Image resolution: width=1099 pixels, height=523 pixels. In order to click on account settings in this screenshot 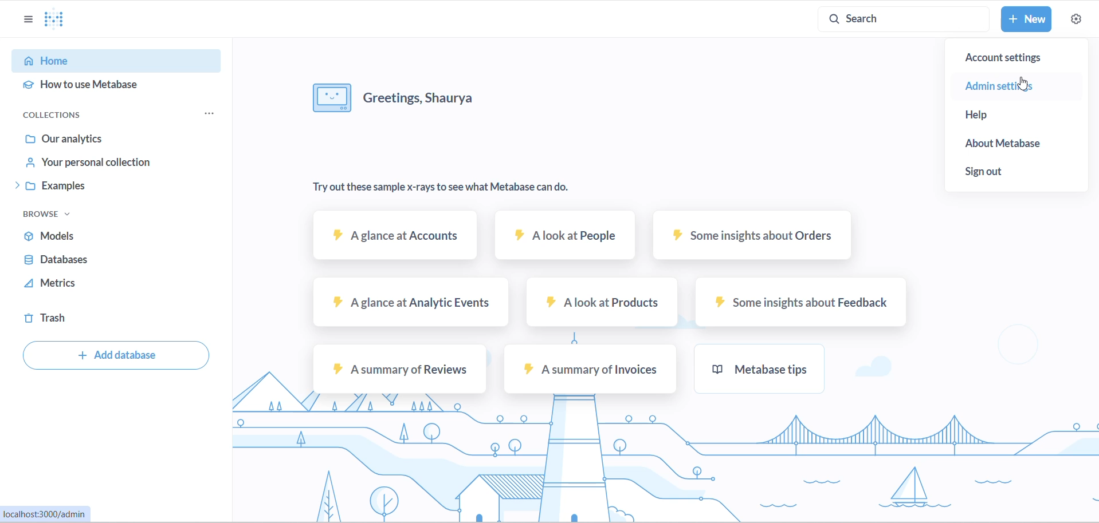, I will do `click(1015, 60)`.